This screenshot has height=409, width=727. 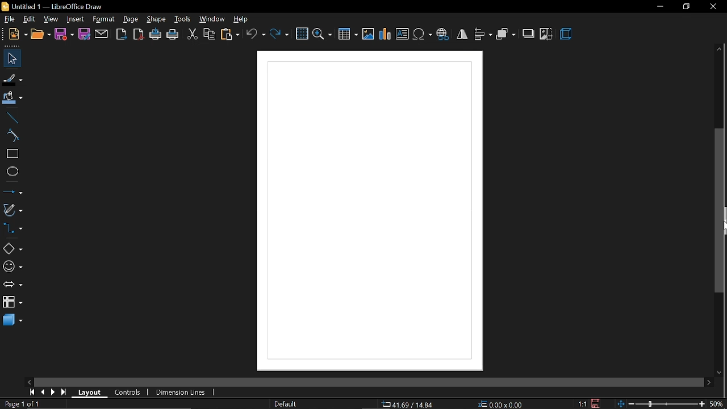 What do you see at coordinates (720, 49) in the screenshot?
I see `move up` at bounding box center [720, 49].